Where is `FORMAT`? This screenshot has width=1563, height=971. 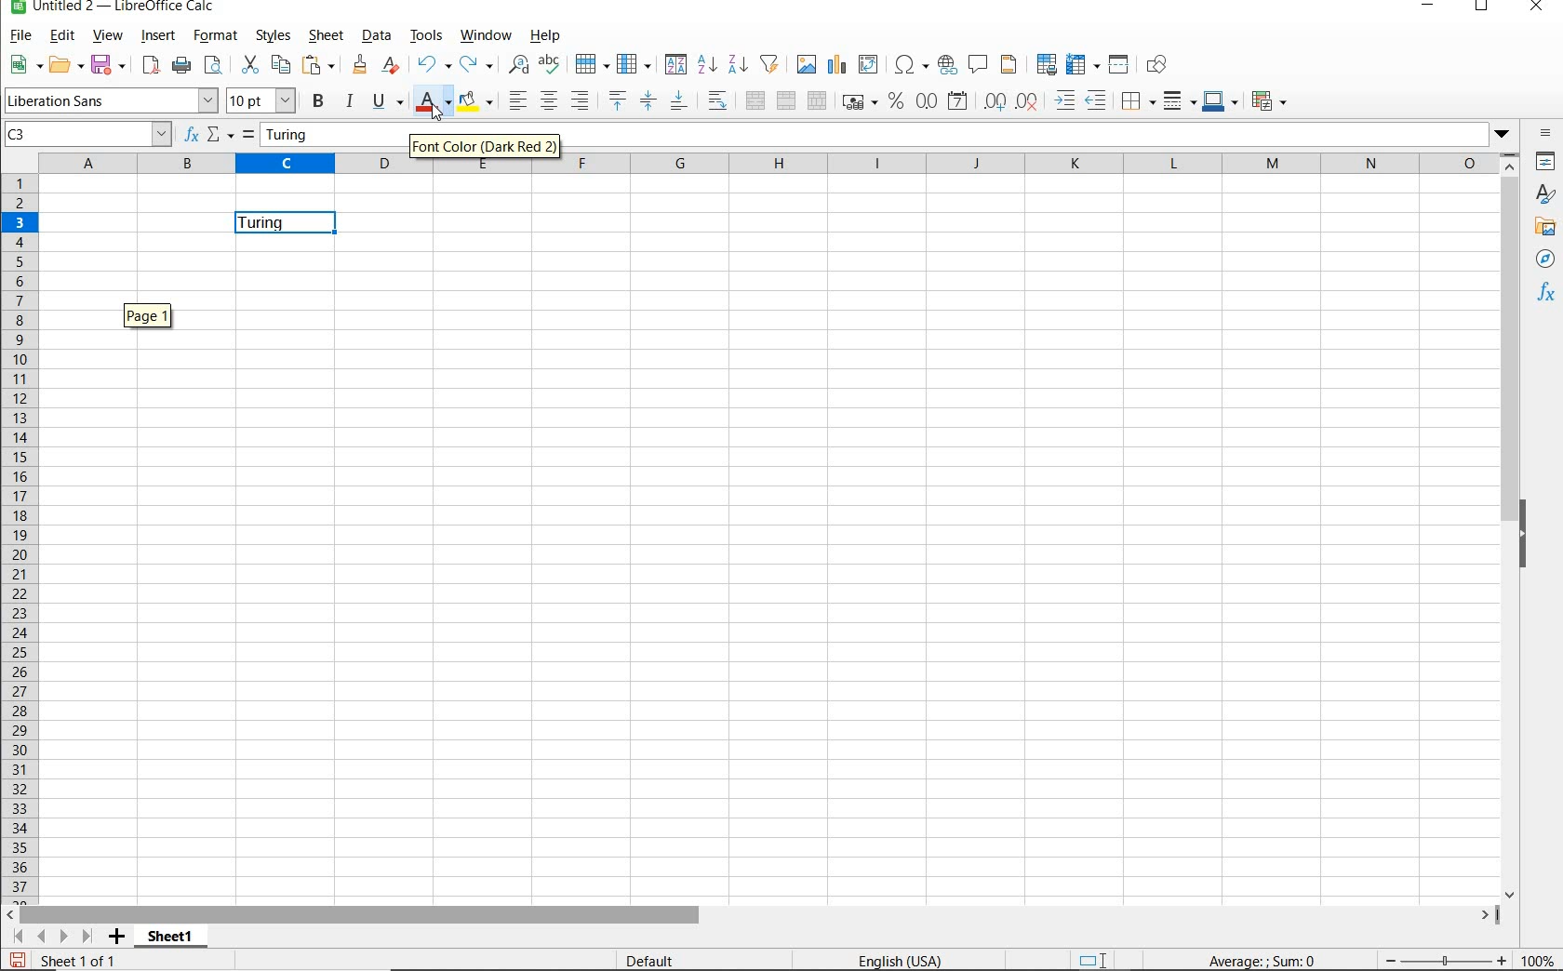 FORMAT is located at coordinates (216, 36).